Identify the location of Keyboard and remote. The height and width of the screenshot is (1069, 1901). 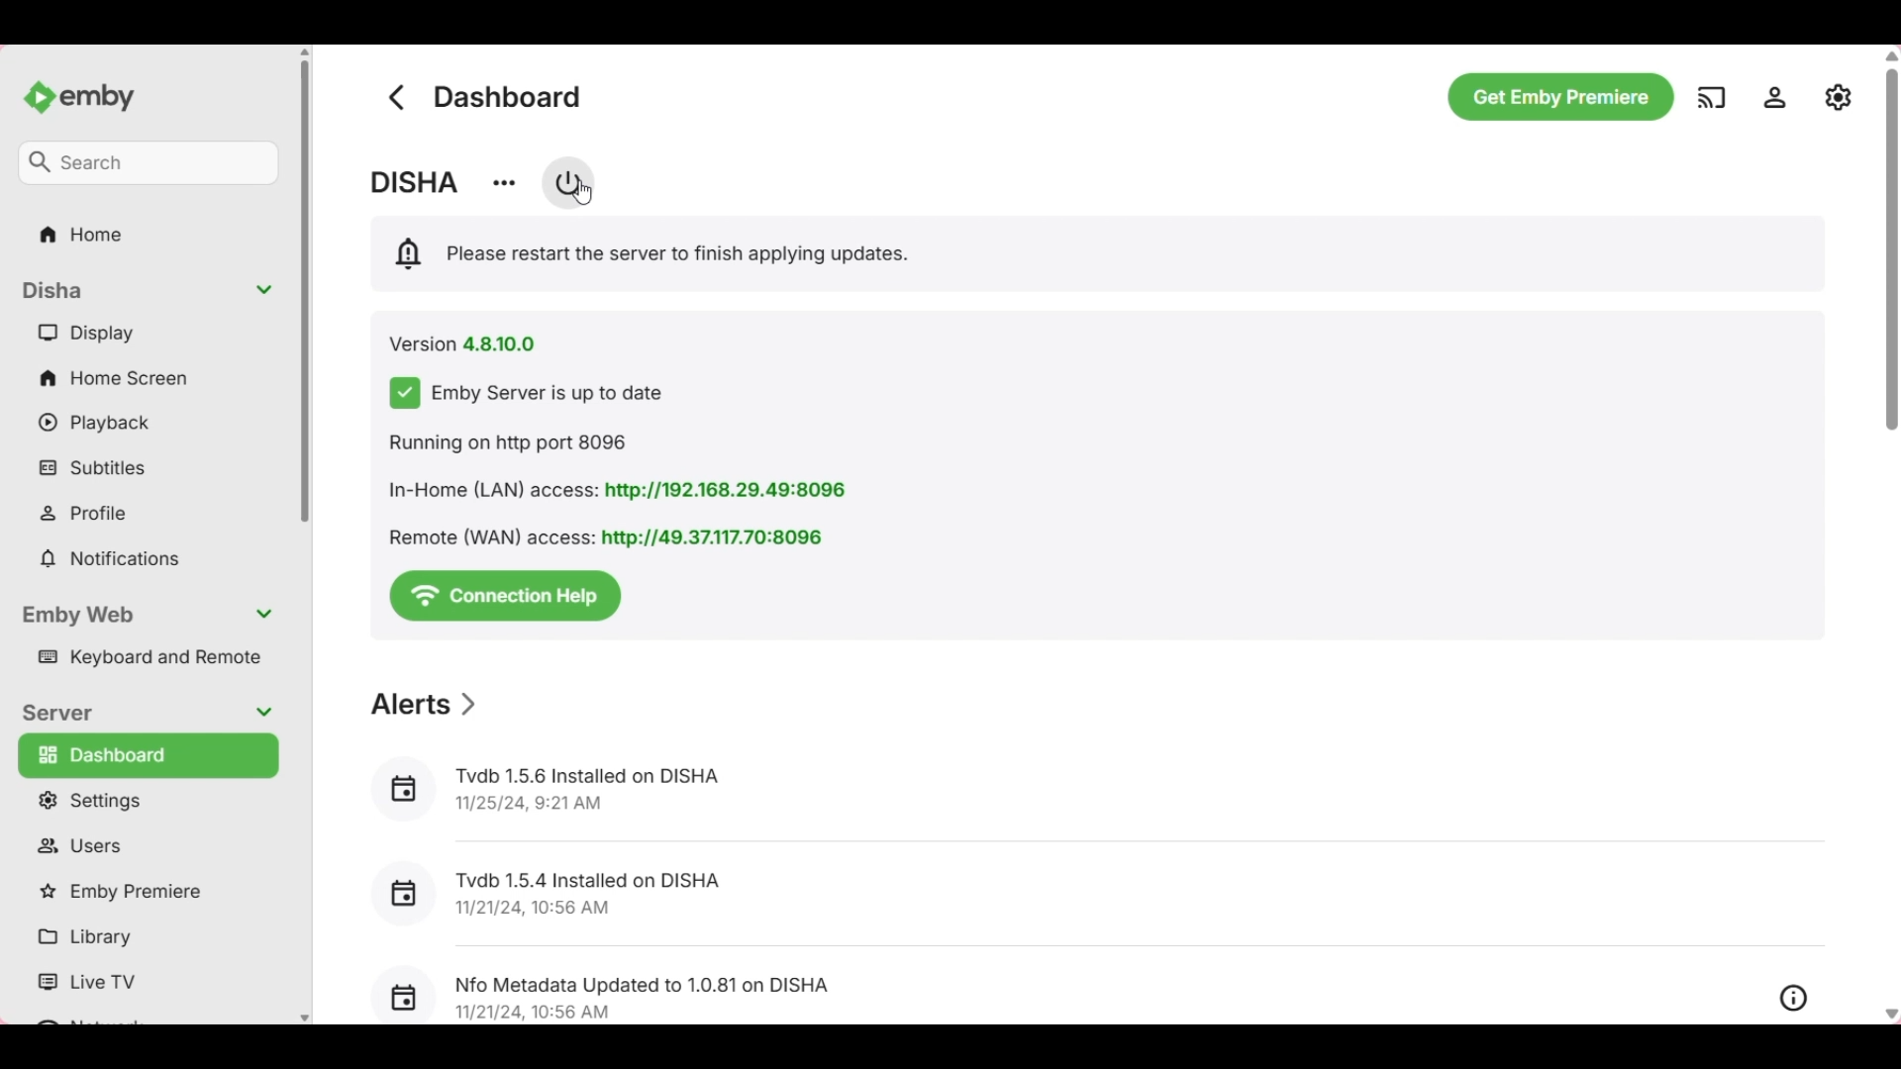
(146, 658).